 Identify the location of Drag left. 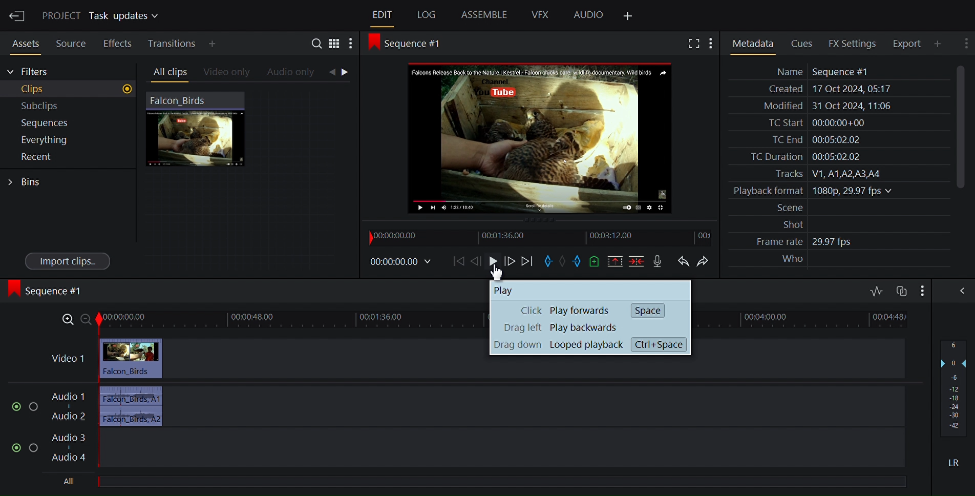
(519, 329).